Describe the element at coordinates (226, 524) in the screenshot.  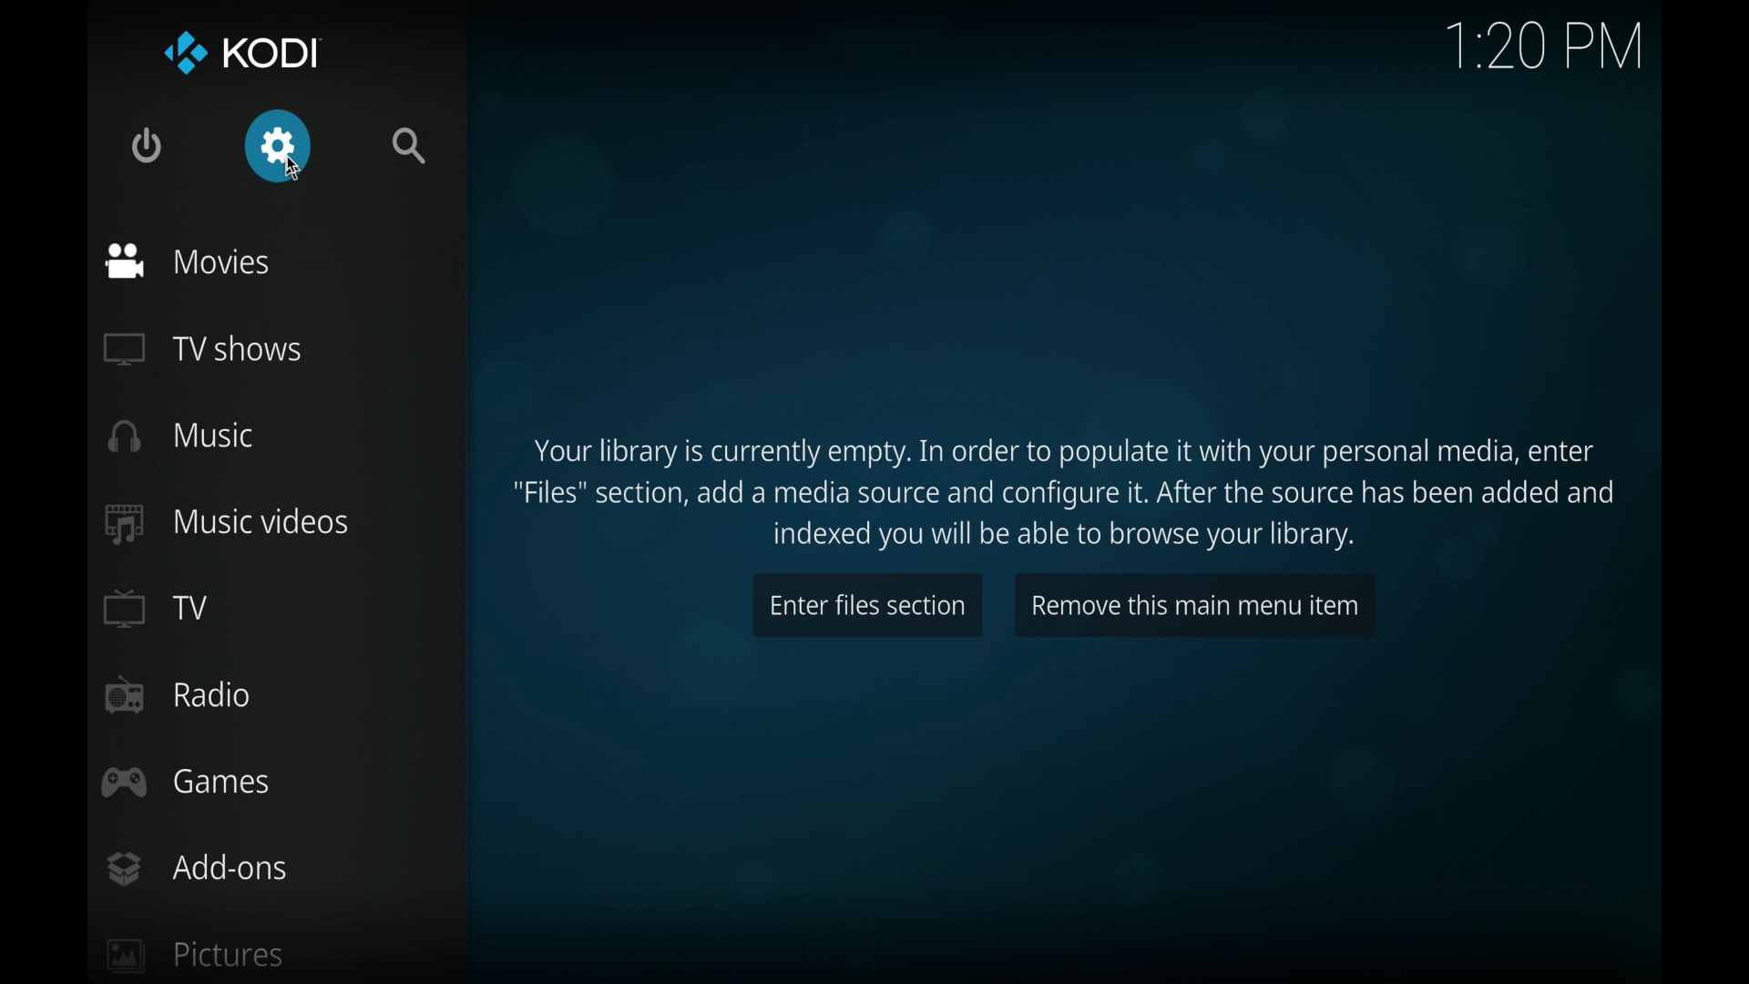
I see `music videos` at that location.